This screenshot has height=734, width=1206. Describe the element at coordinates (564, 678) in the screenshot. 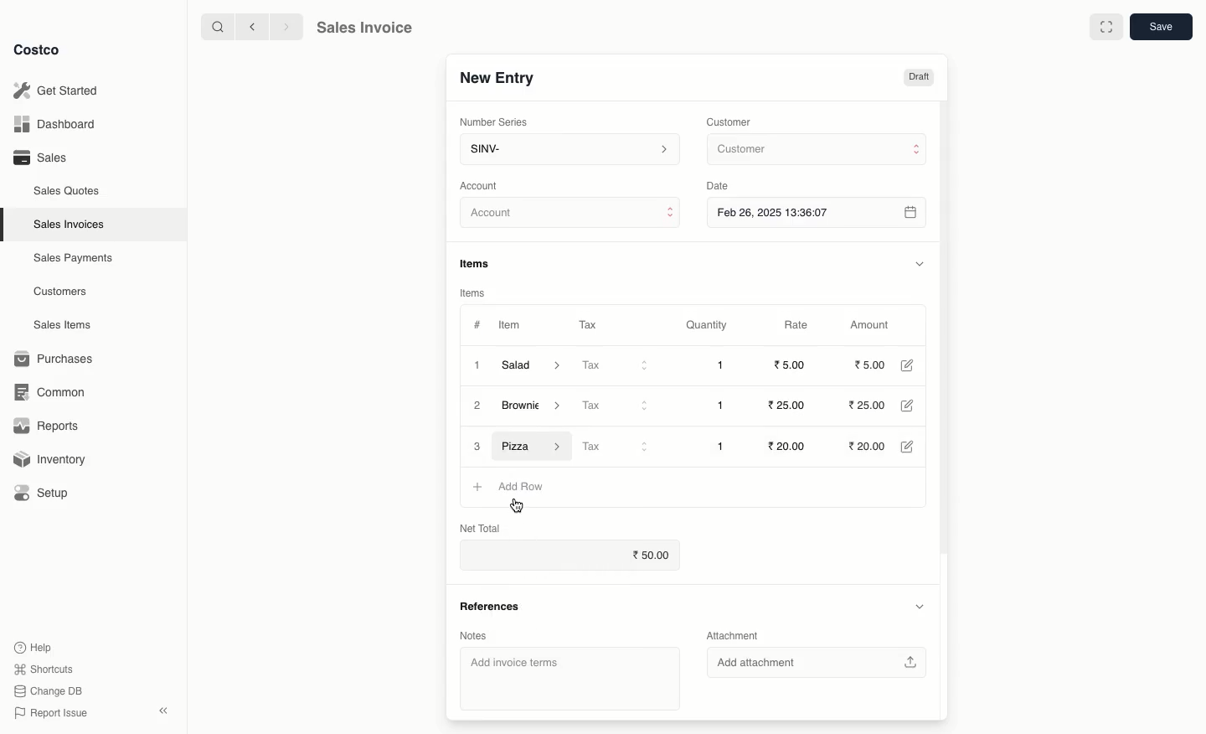

I see `‘Add invoice terms` at that location.